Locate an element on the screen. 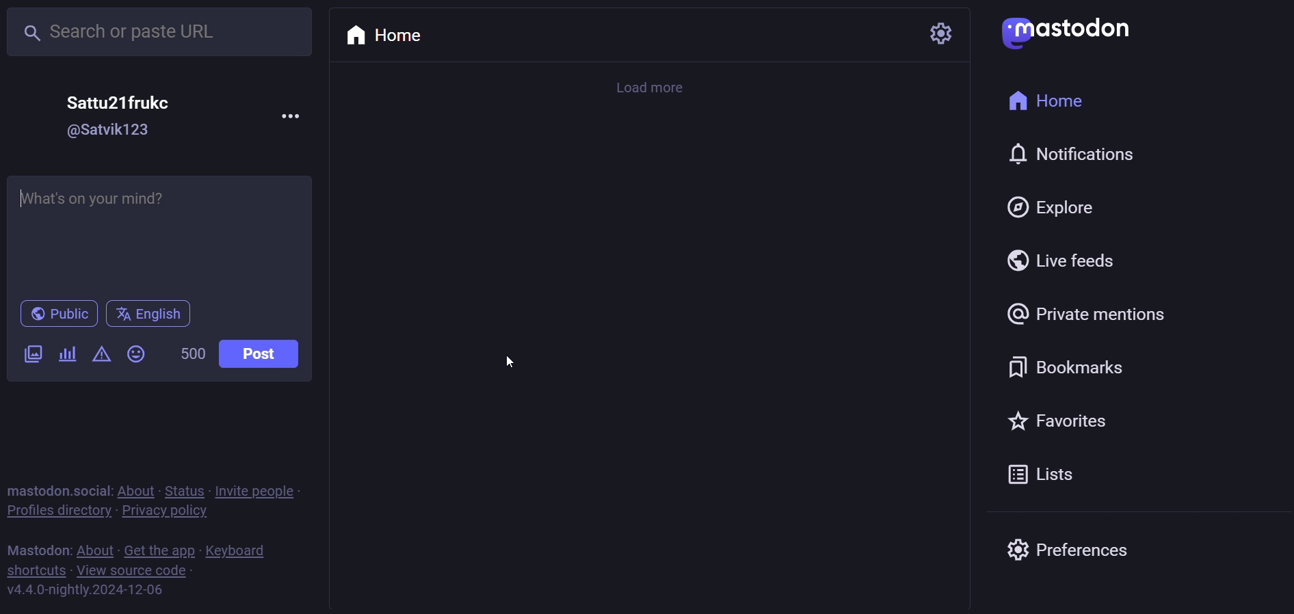 The height and width of the screenshot is (614, 1294). version is located at coordinates (85, 592).